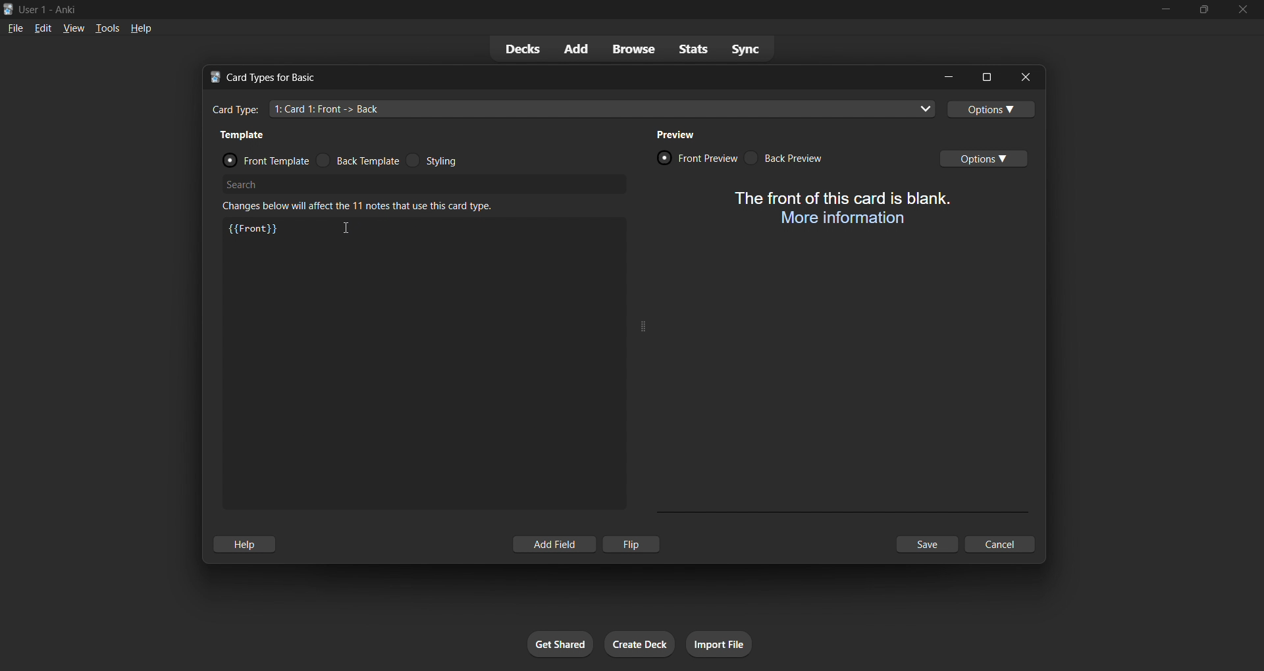 The width and height of the screenshot is (1264, 671). I want to click on edit, so click(43, 29).